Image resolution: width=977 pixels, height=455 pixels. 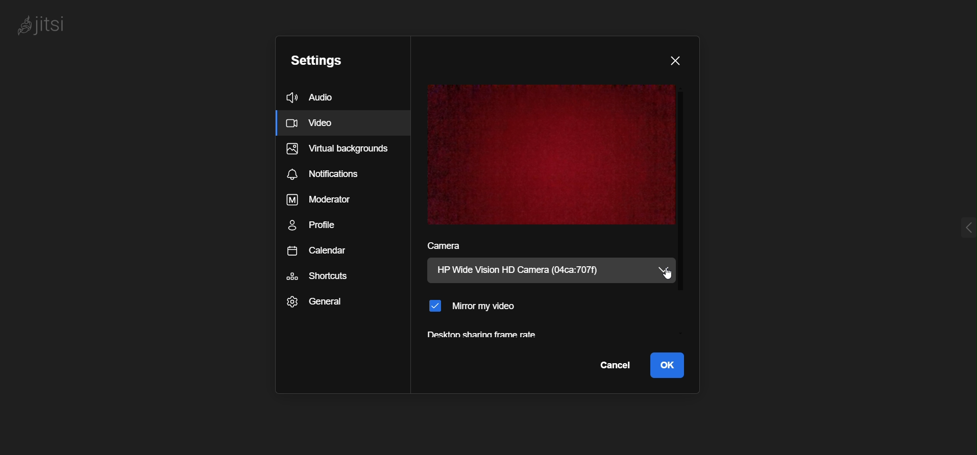 I want to click on shortcuts, so click(x=317, y=276).